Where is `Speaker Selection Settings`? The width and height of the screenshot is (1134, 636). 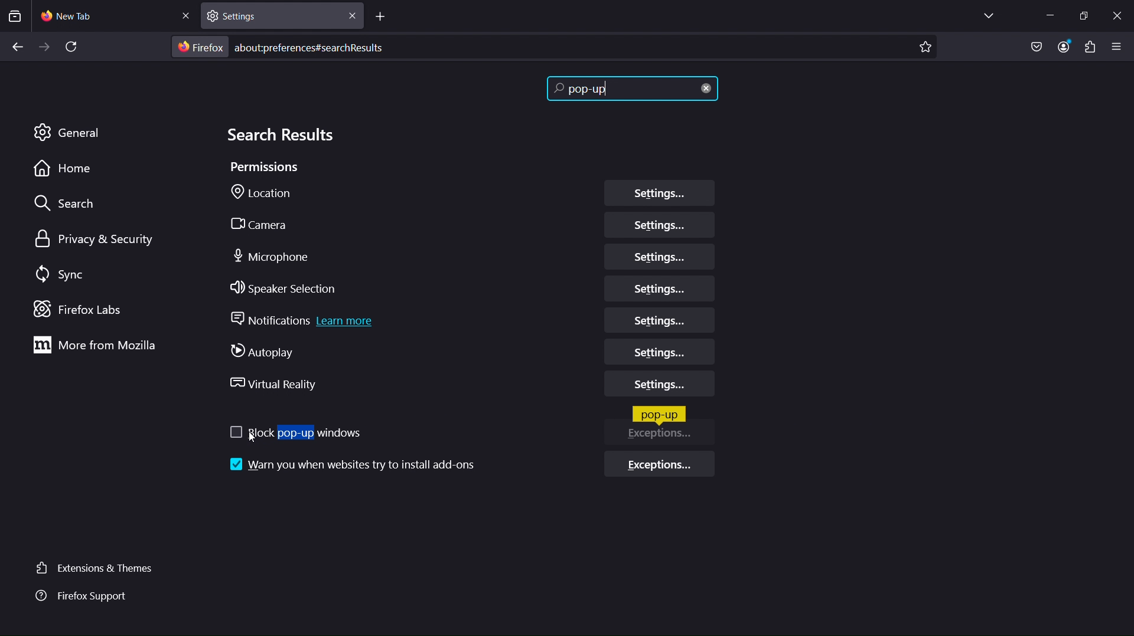 Speaker Selection Settings is located at coordinates (659, 288).